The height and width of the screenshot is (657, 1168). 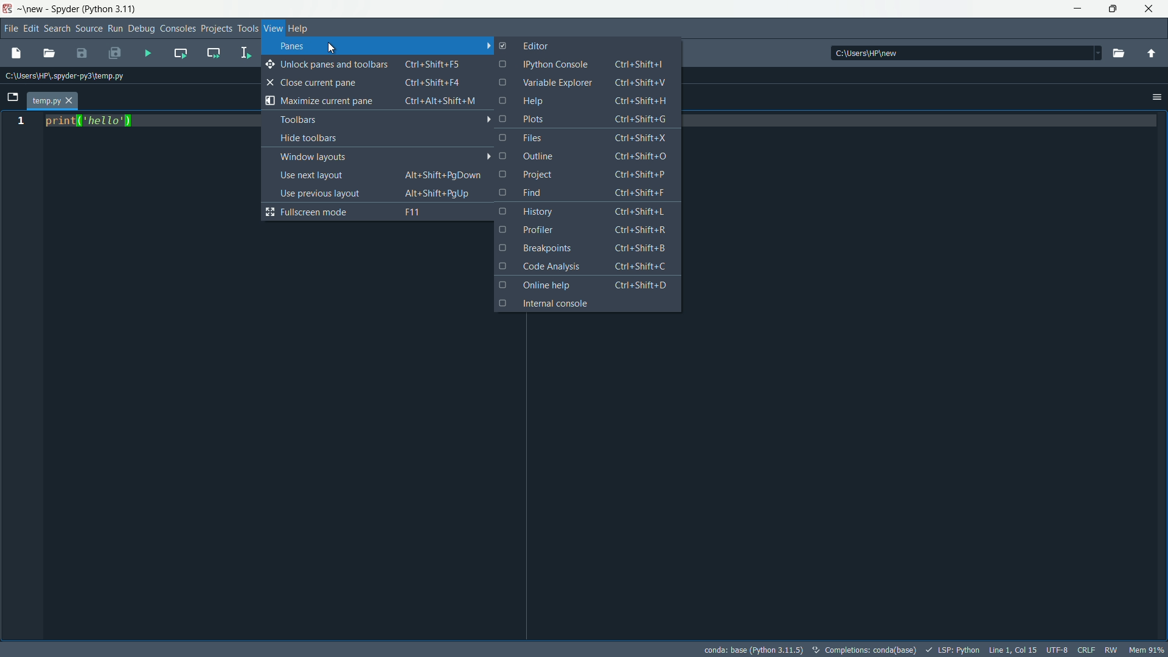 I want to click on window layouts, so click(x=384, y=156).